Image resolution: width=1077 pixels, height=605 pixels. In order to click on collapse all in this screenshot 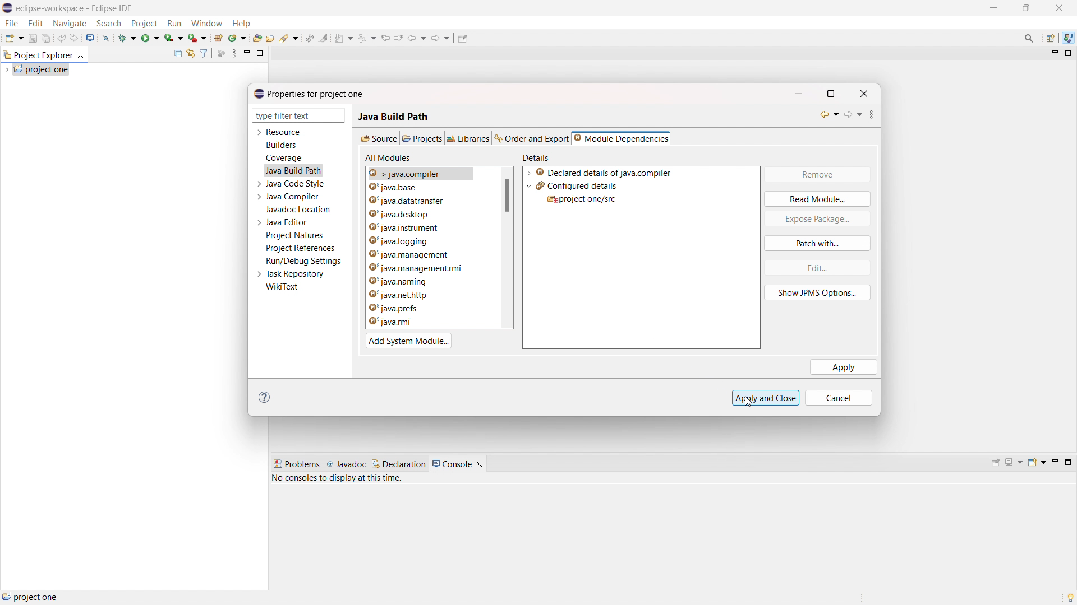, I will do `click(177, 53)`.